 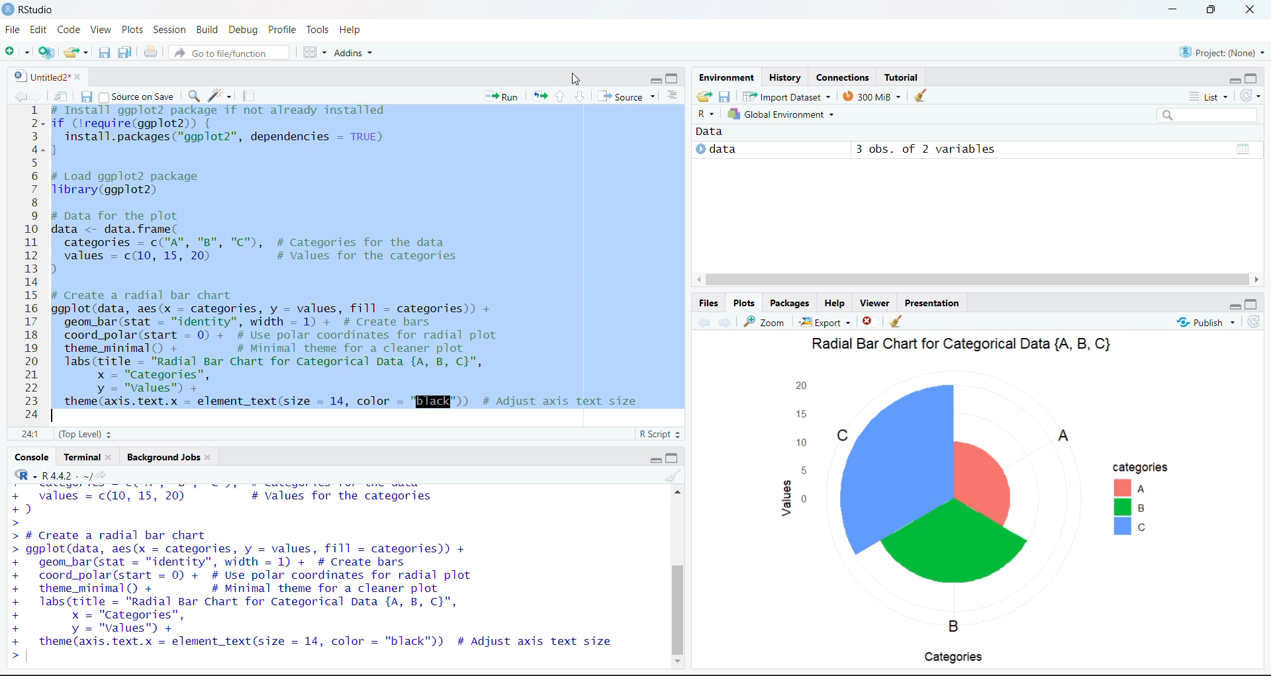 What do you see at coordinates (785, 78) in the screenshot?
I see `History` at bounding box center [785, 78].